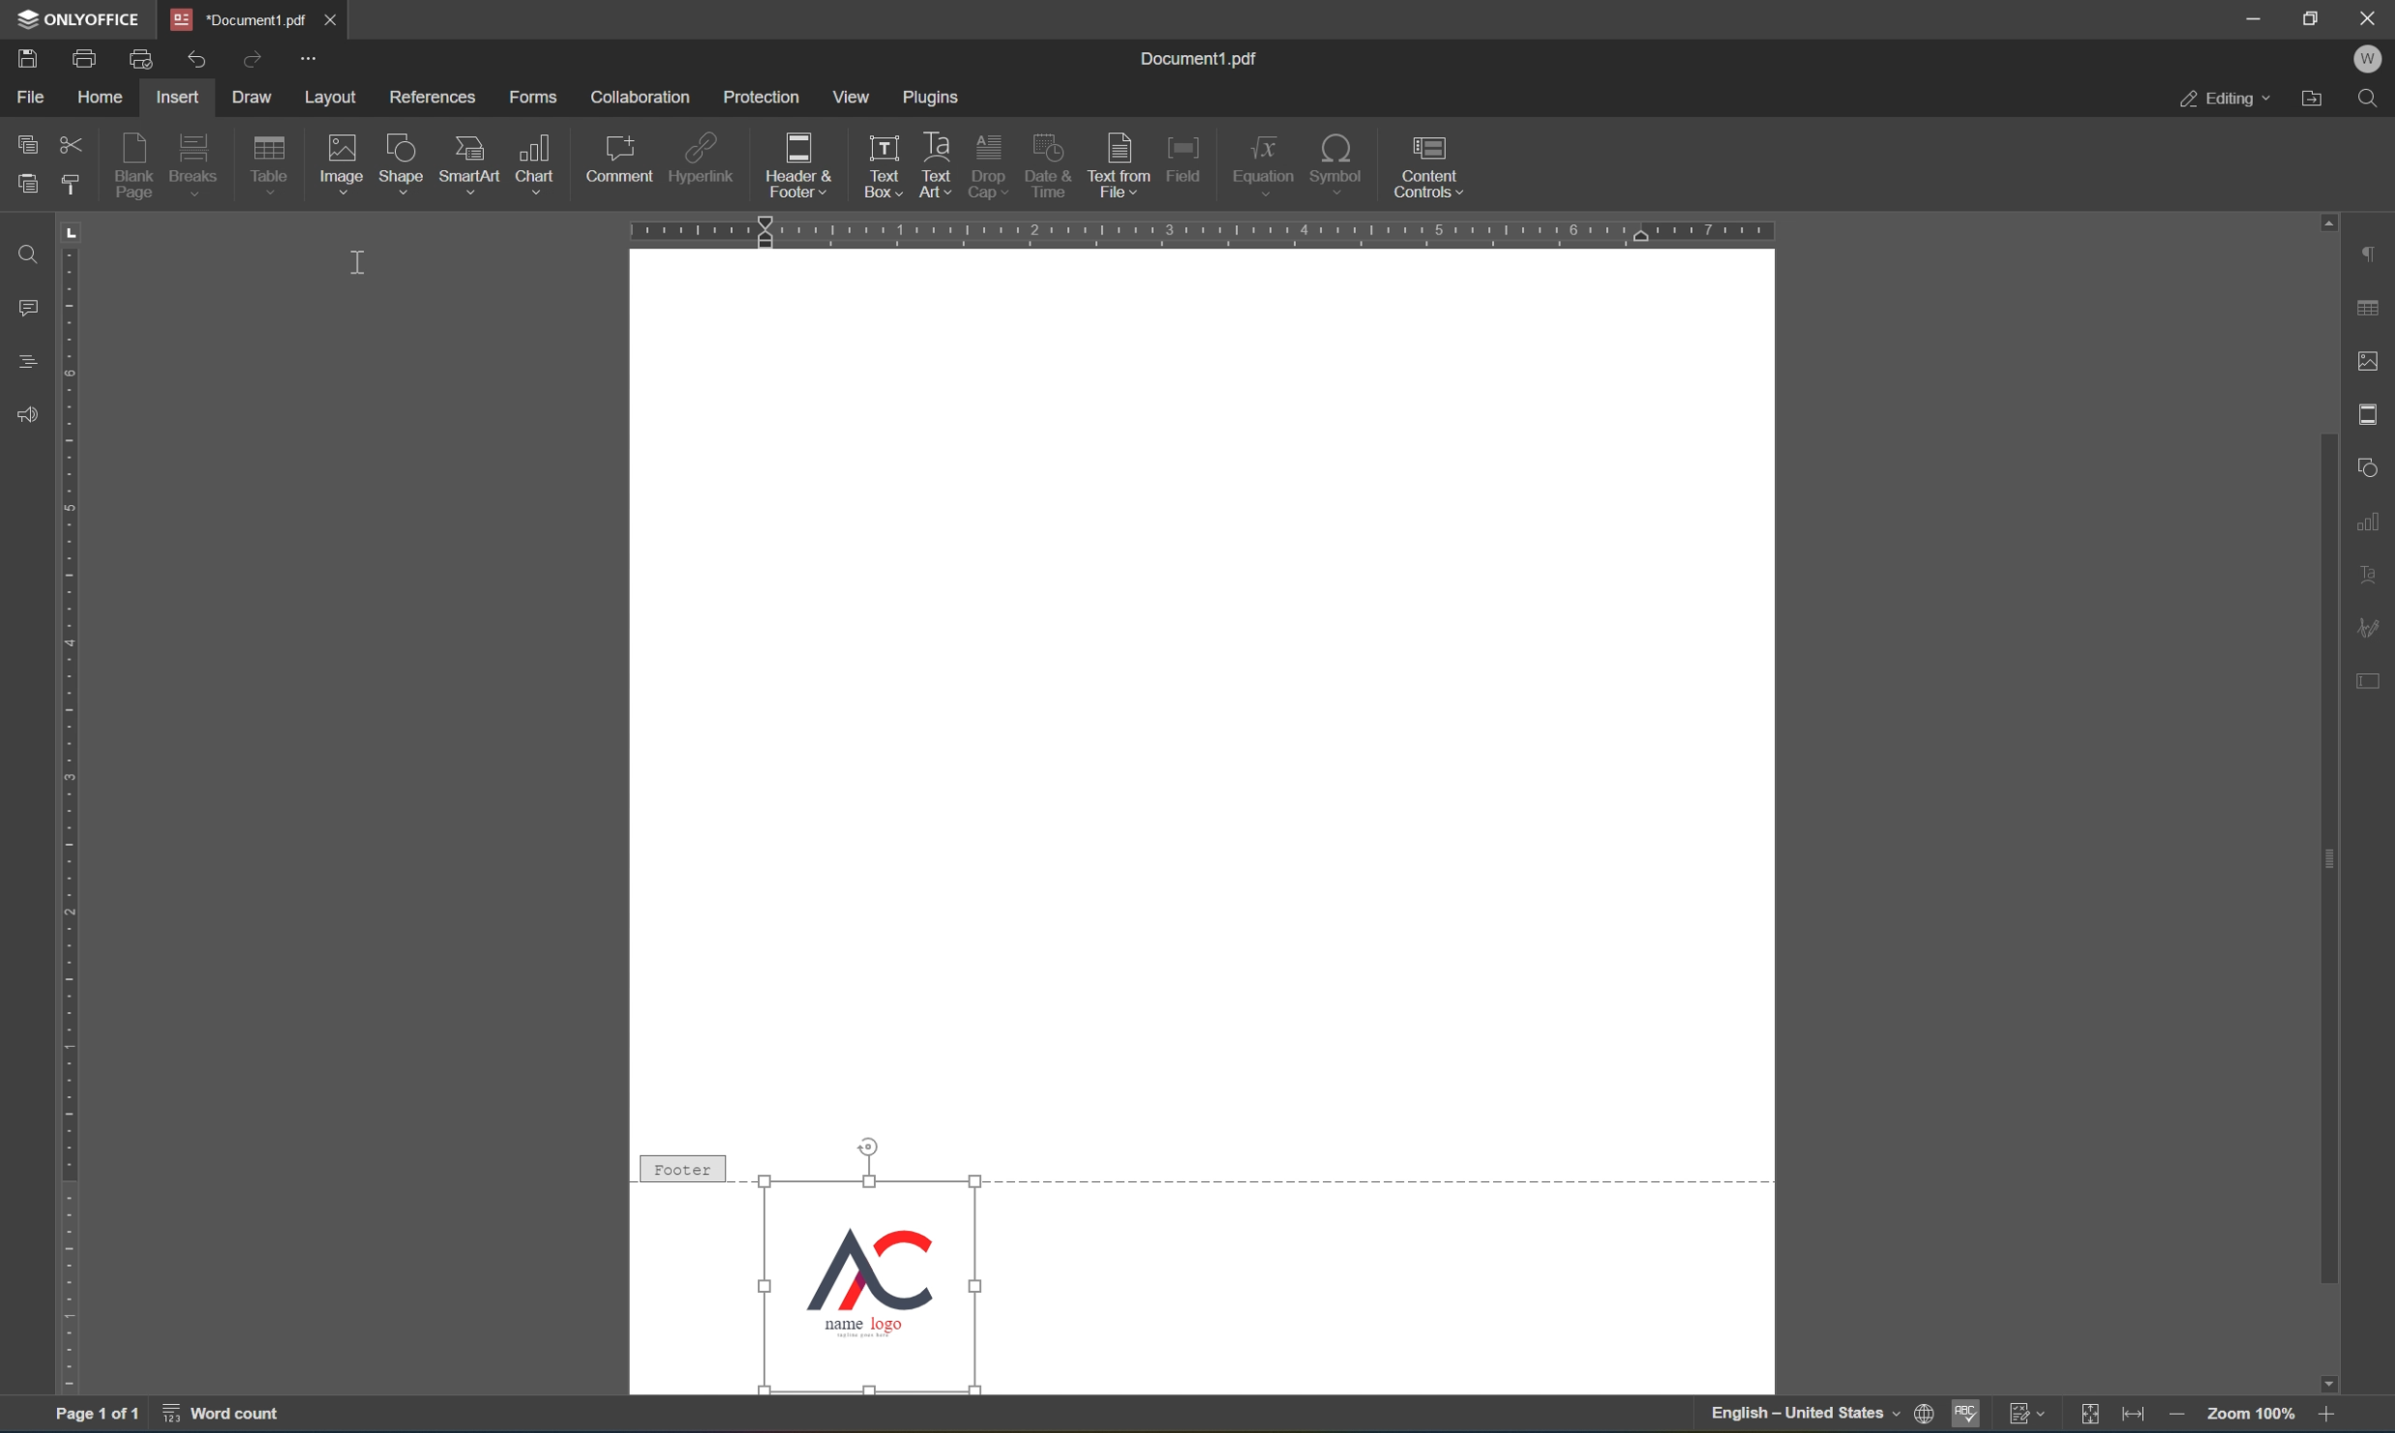  I want to click on text art settings, so click(2373, 575).